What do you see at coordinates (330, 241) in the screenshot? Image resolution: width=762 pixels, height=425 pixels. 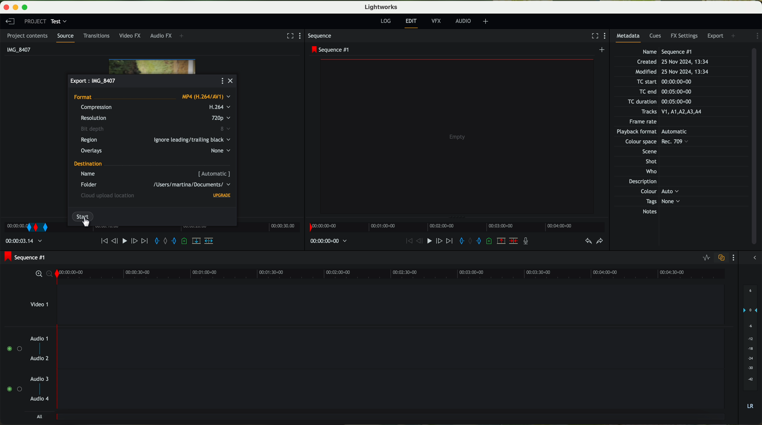 I see `time` at bounding box center [330, 241].